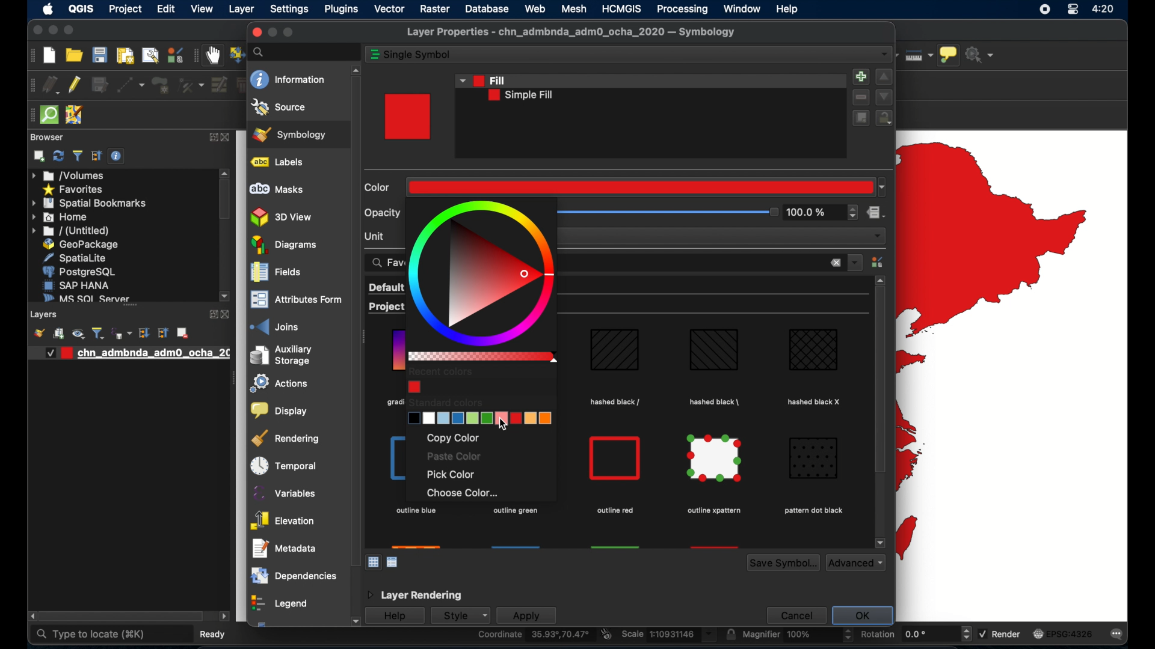  Describe the element at coordinates (375, 55) in the screenshot. I see `icon` at that location.